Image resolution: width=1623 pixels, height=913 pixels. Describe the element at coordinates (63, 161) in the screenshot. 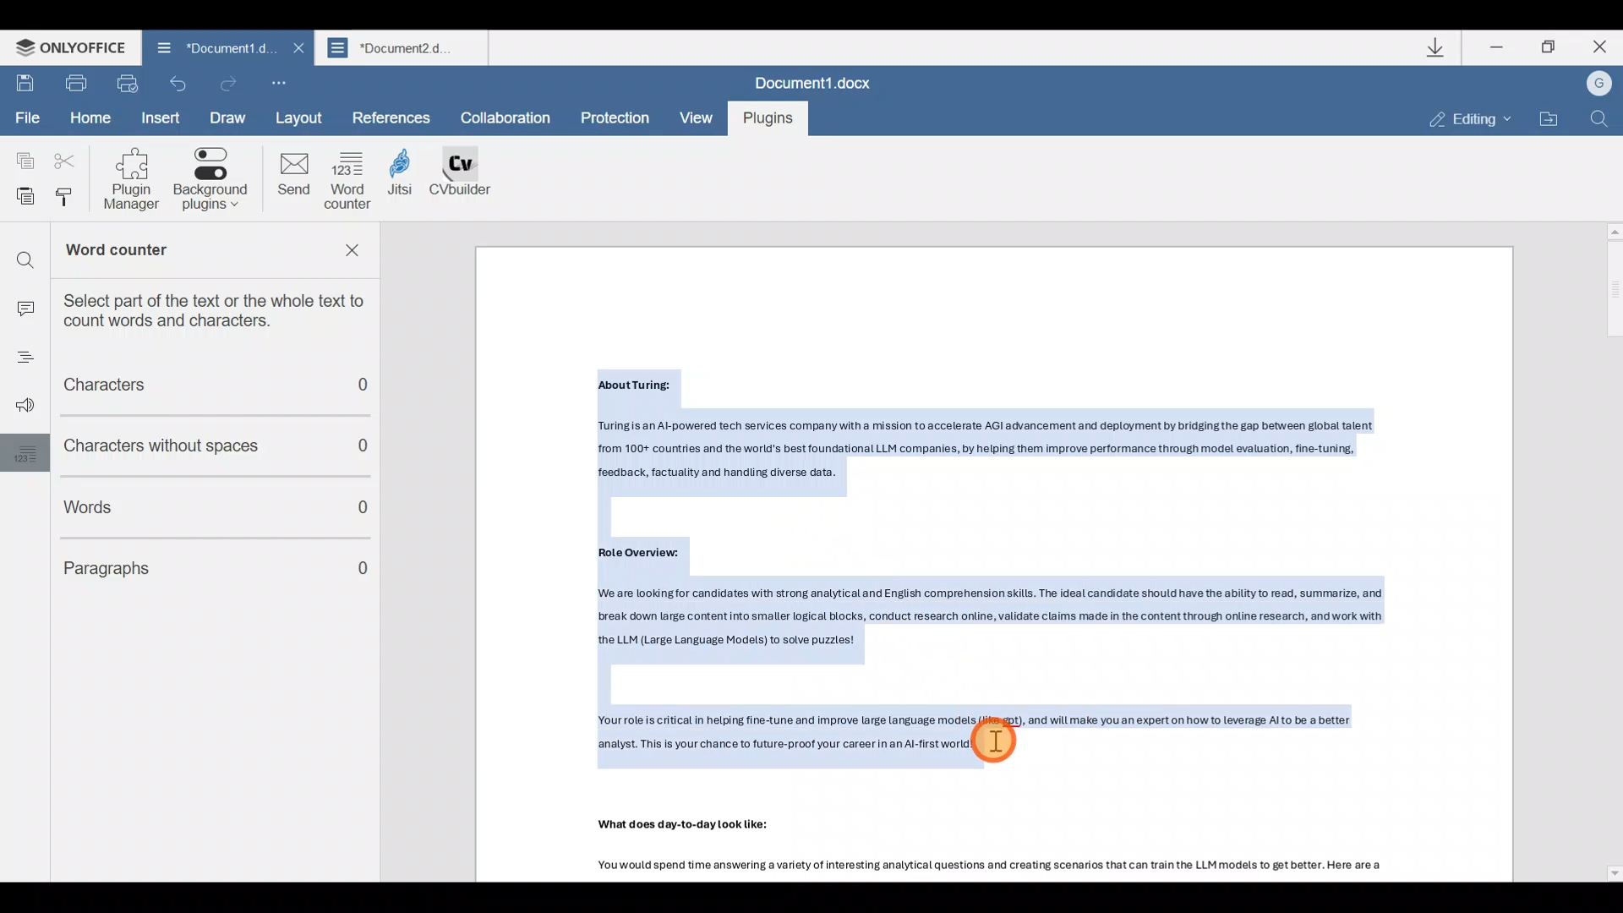

I see `Cut` at that location.